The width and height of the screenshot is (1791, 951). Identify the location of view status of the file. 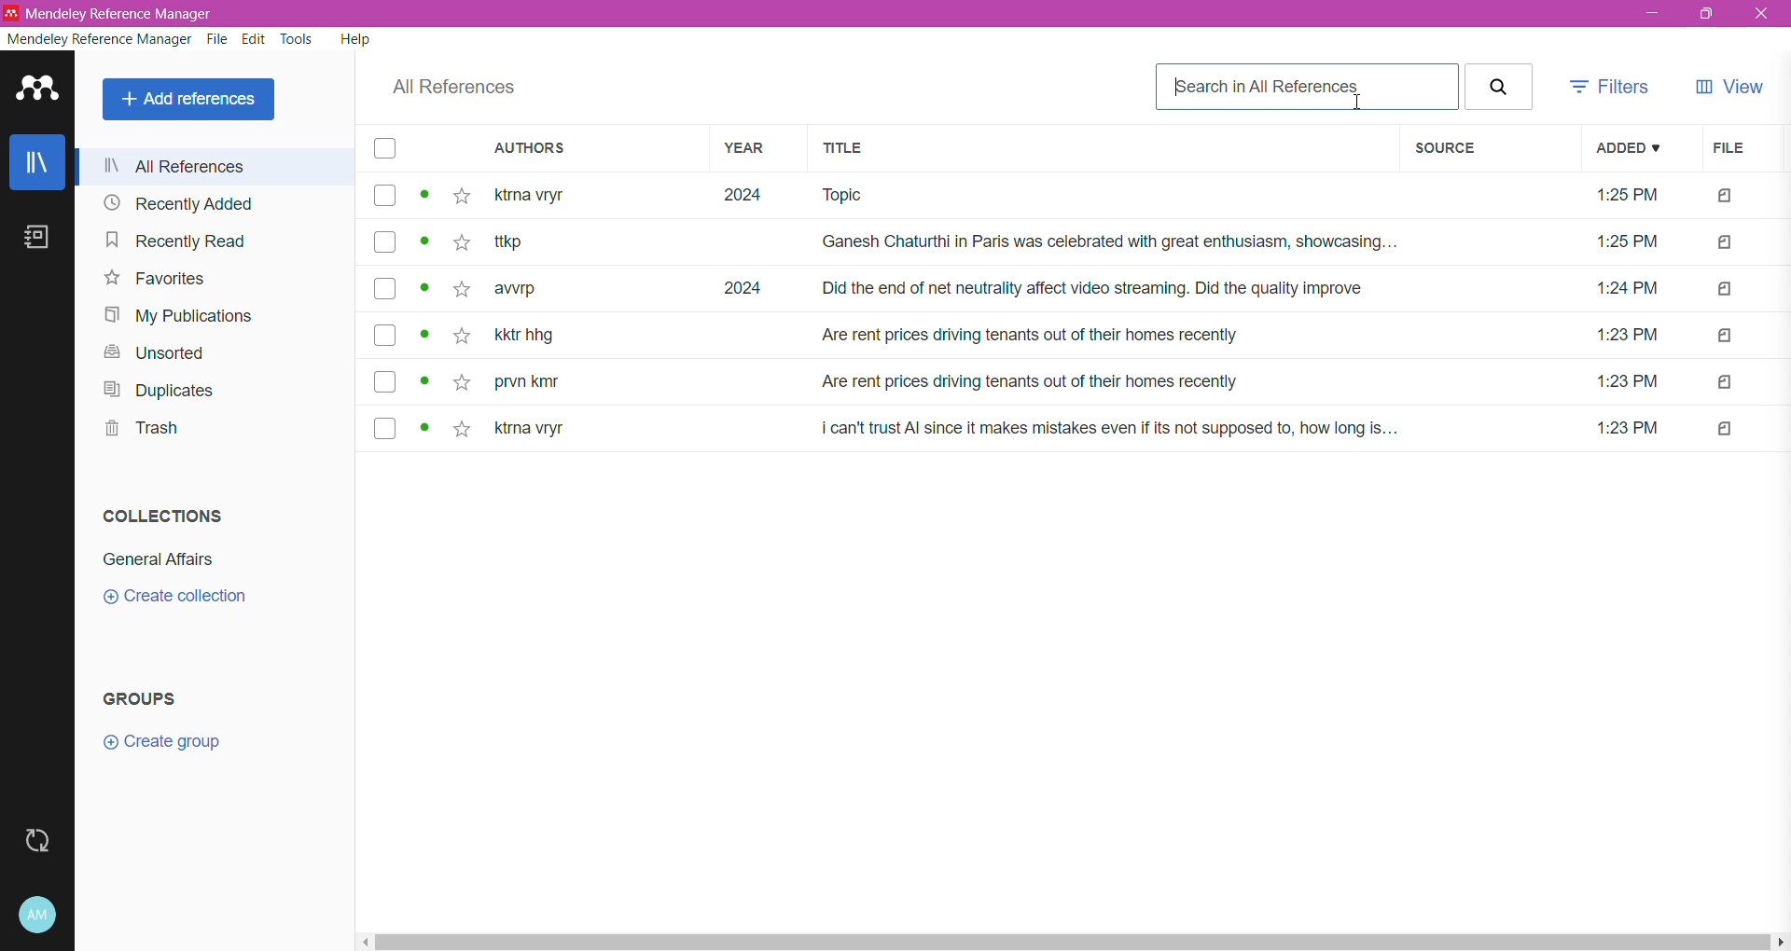
(425, 241).